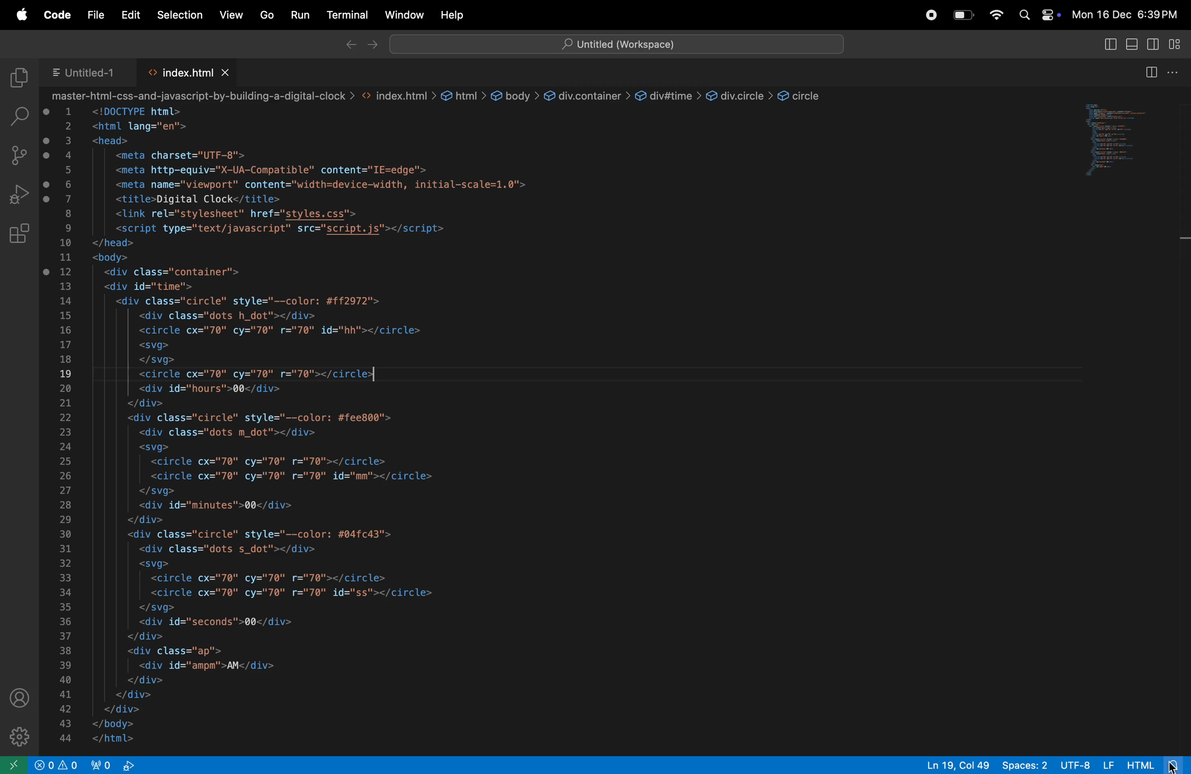  I want to click on profile, so click(24, 696).